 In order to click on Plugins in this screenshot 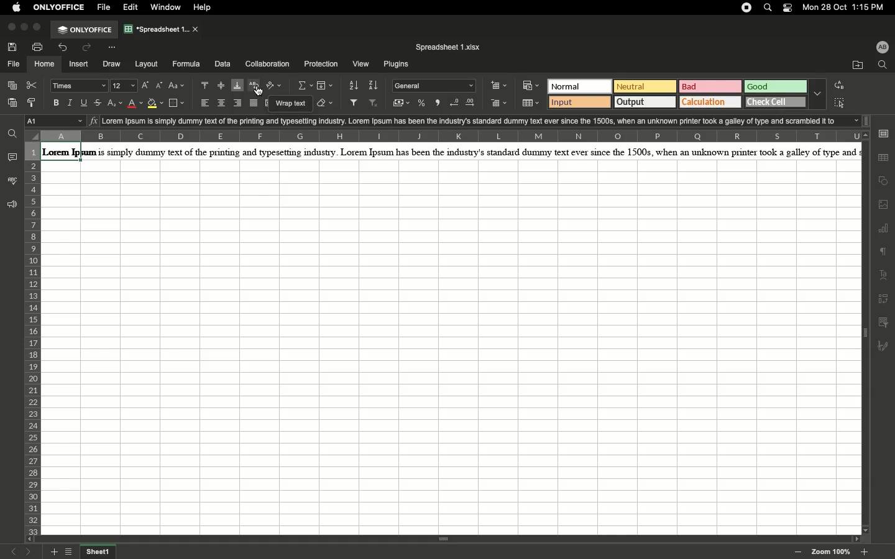, I will do `click(397, 65)`.